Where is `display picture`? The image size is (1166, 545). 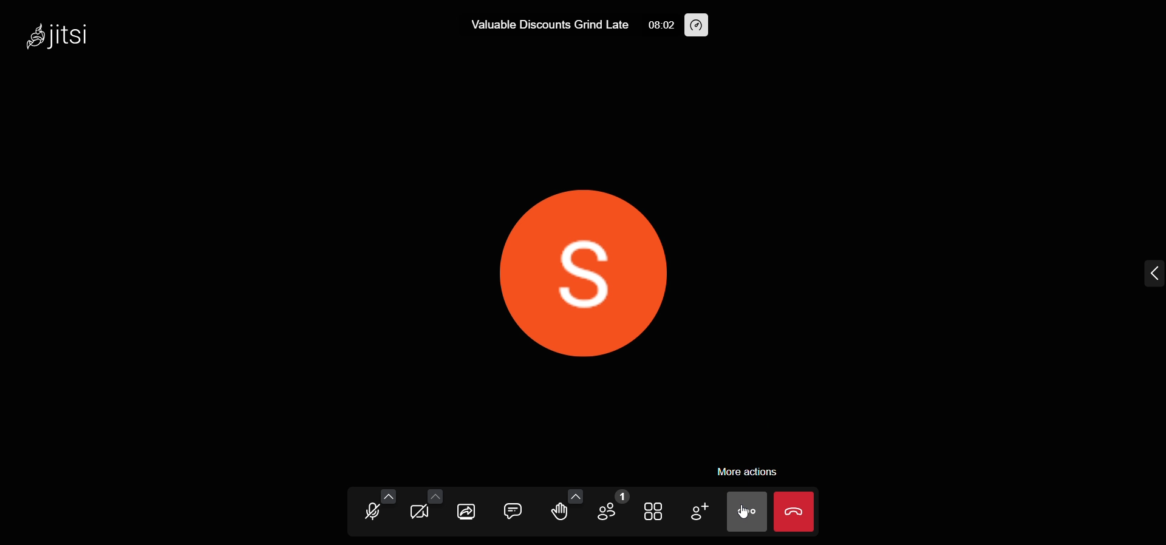 display picture is located at coordinates (585, 265).